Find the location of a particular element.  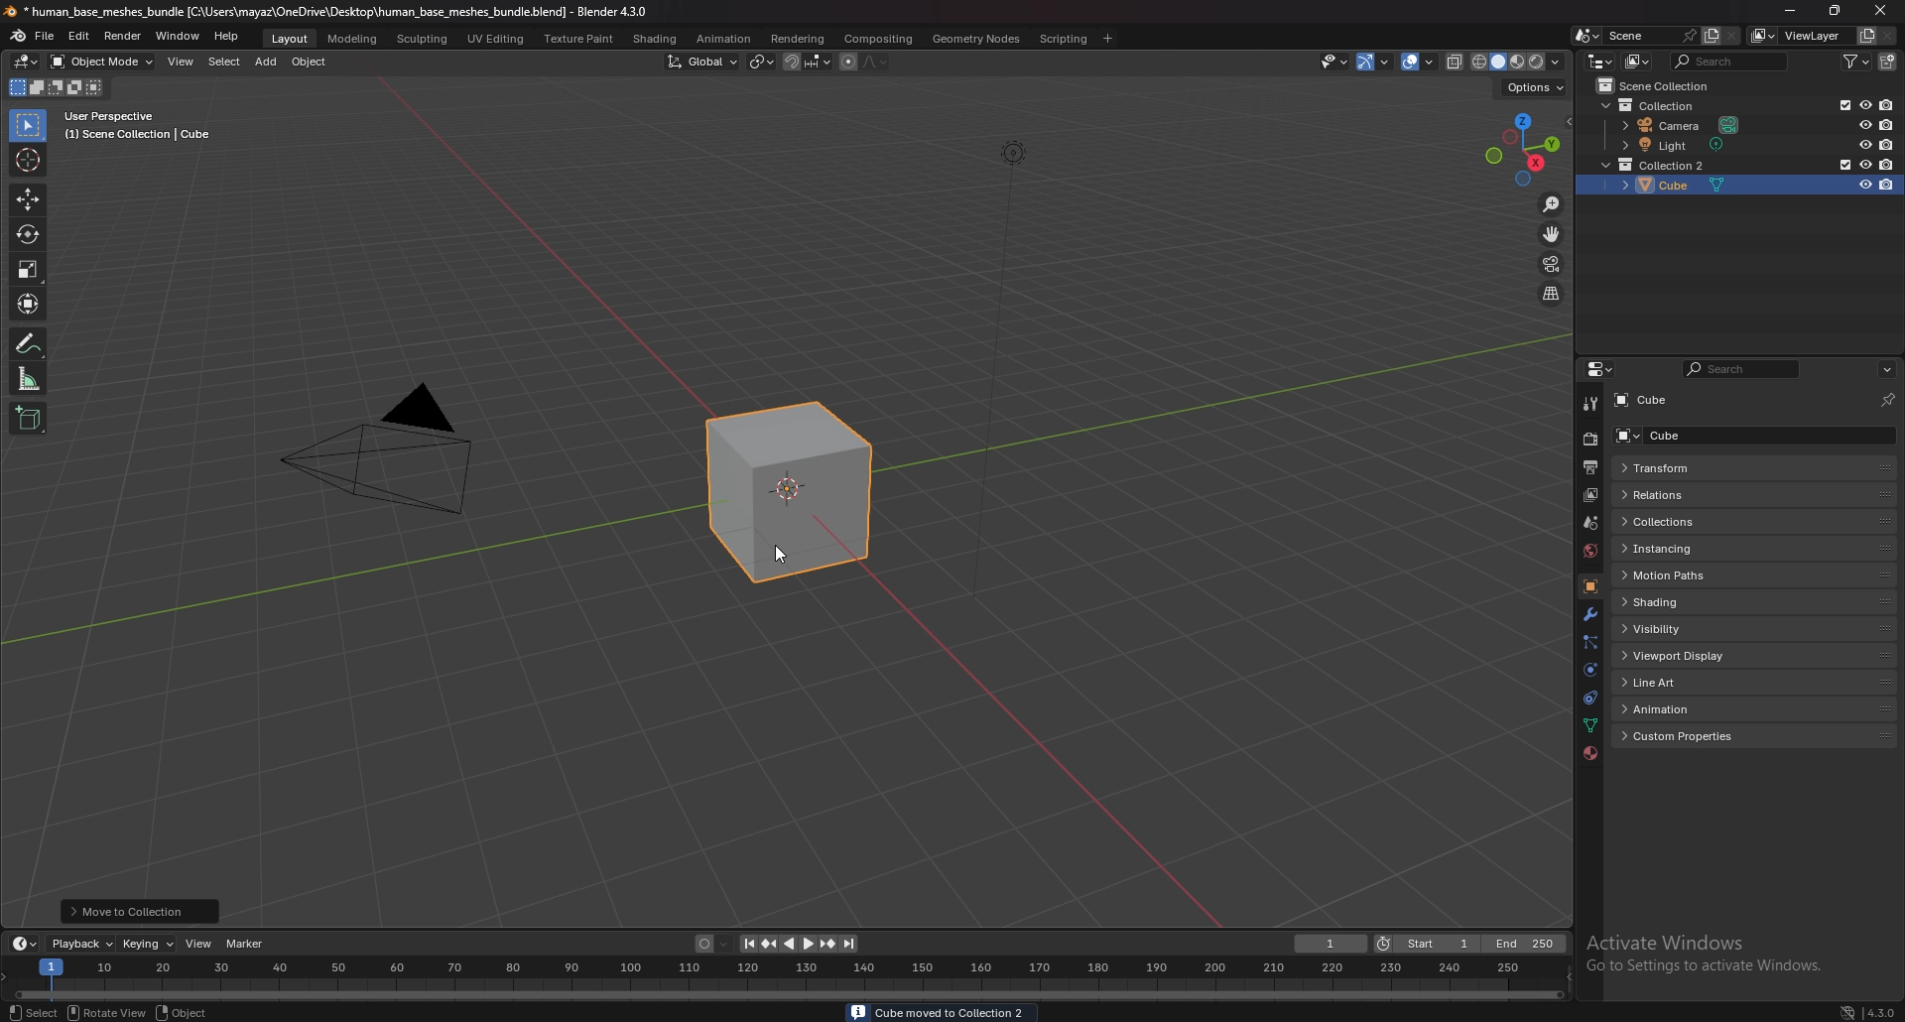

modeling is located at coordinates (354, 40).